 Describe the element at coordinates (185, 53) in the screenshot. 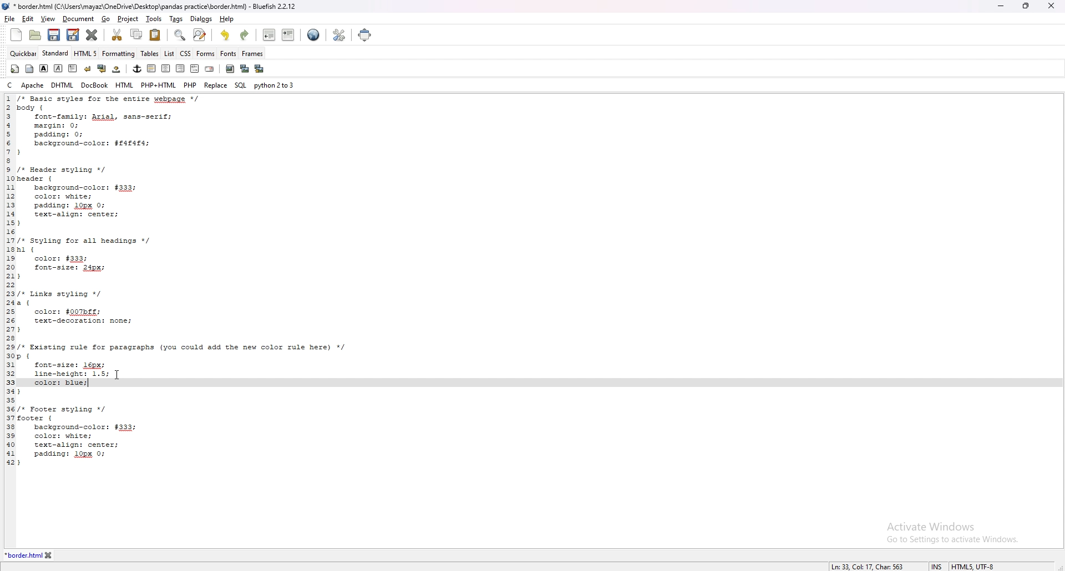

I see `css` at that location.